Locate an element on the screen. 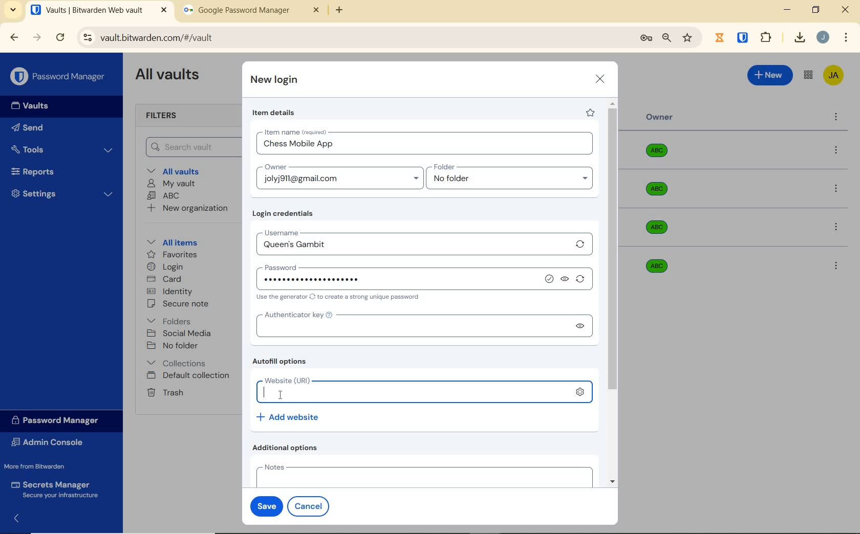 This screenshot has height=534, width=860. All Vaults is located at coordinates (170, 76).